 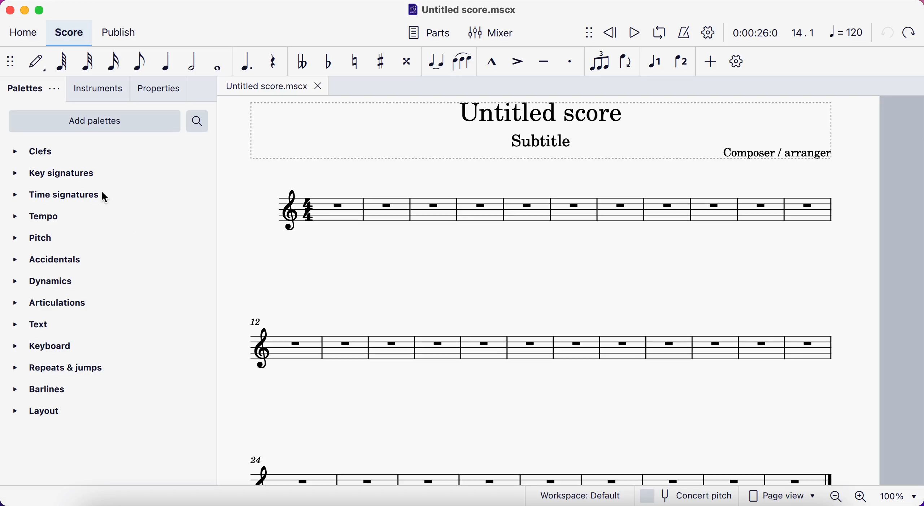 What do you see at coordinates (708, 34) in the screenshot?
I see `playback settings` at bounding box center [708, 34].